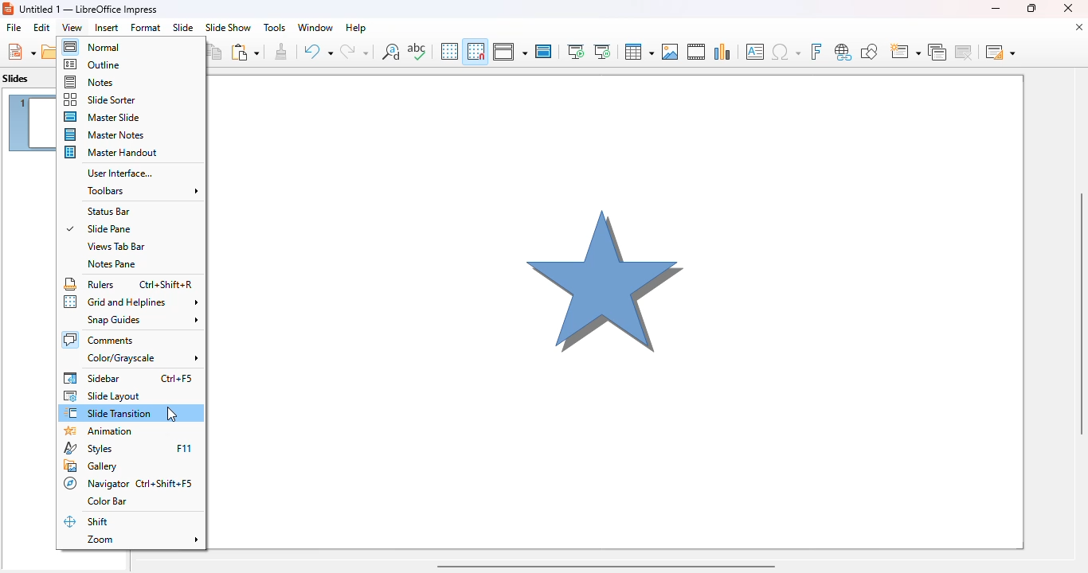 The height and width of the screenshot is (573, 1088). What do you see at coordinates (129, 483) in the screenshot?
I see `navigator` at bounding box center [129, 483].